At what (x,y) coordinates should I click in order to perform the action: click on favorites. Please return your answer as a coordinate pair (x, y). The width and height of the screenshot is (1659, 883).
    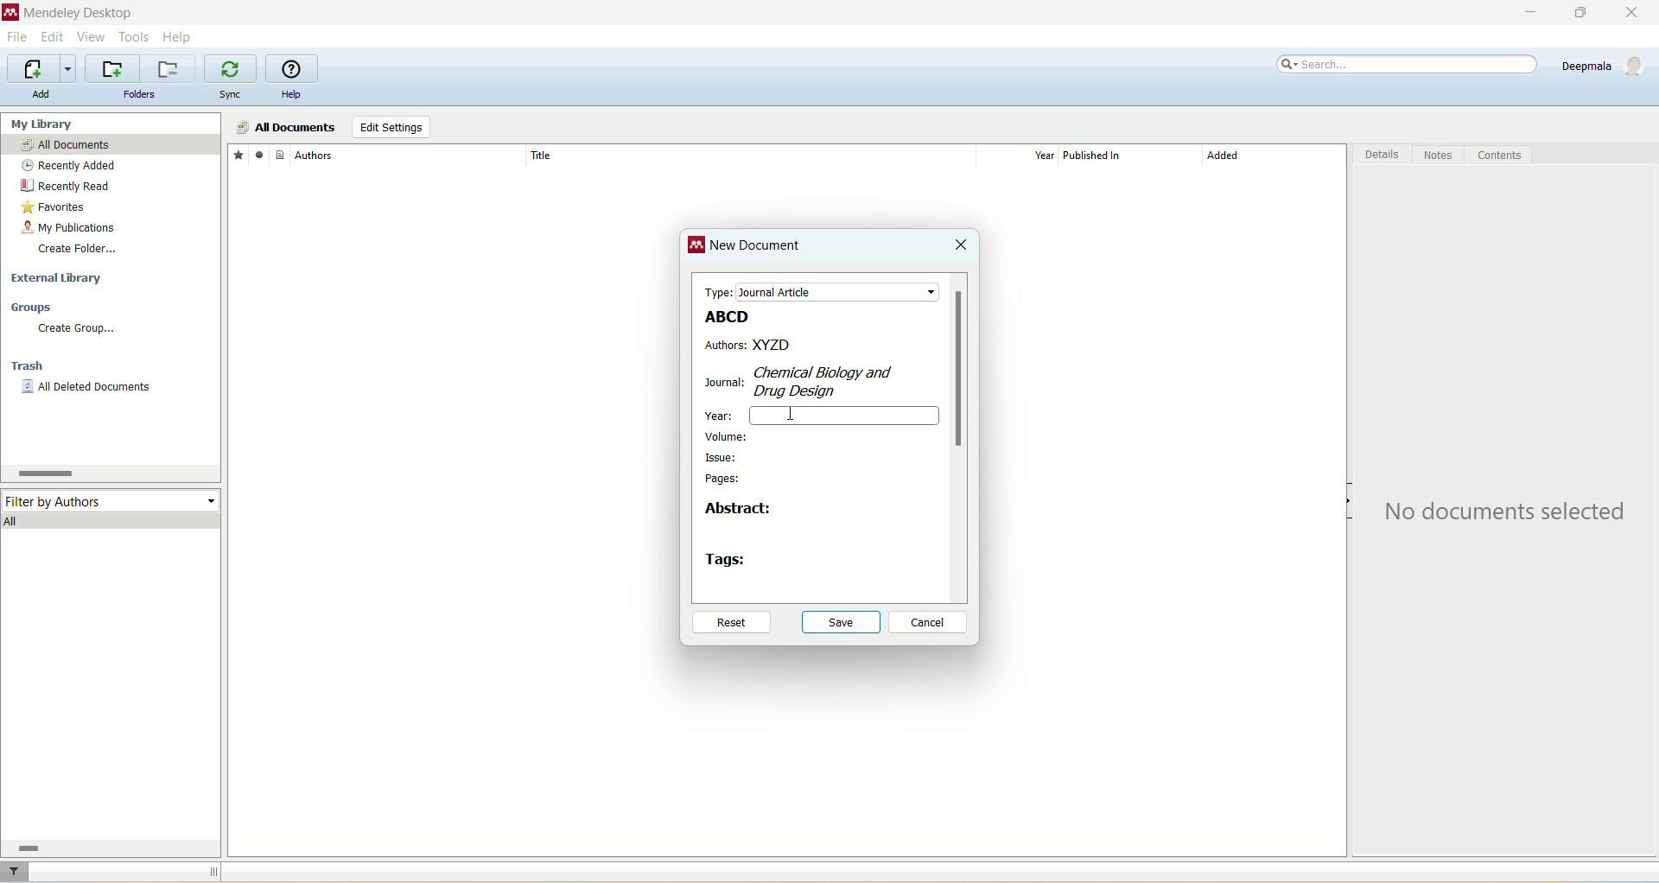
    Looking at the image, I should click on (238, 154).